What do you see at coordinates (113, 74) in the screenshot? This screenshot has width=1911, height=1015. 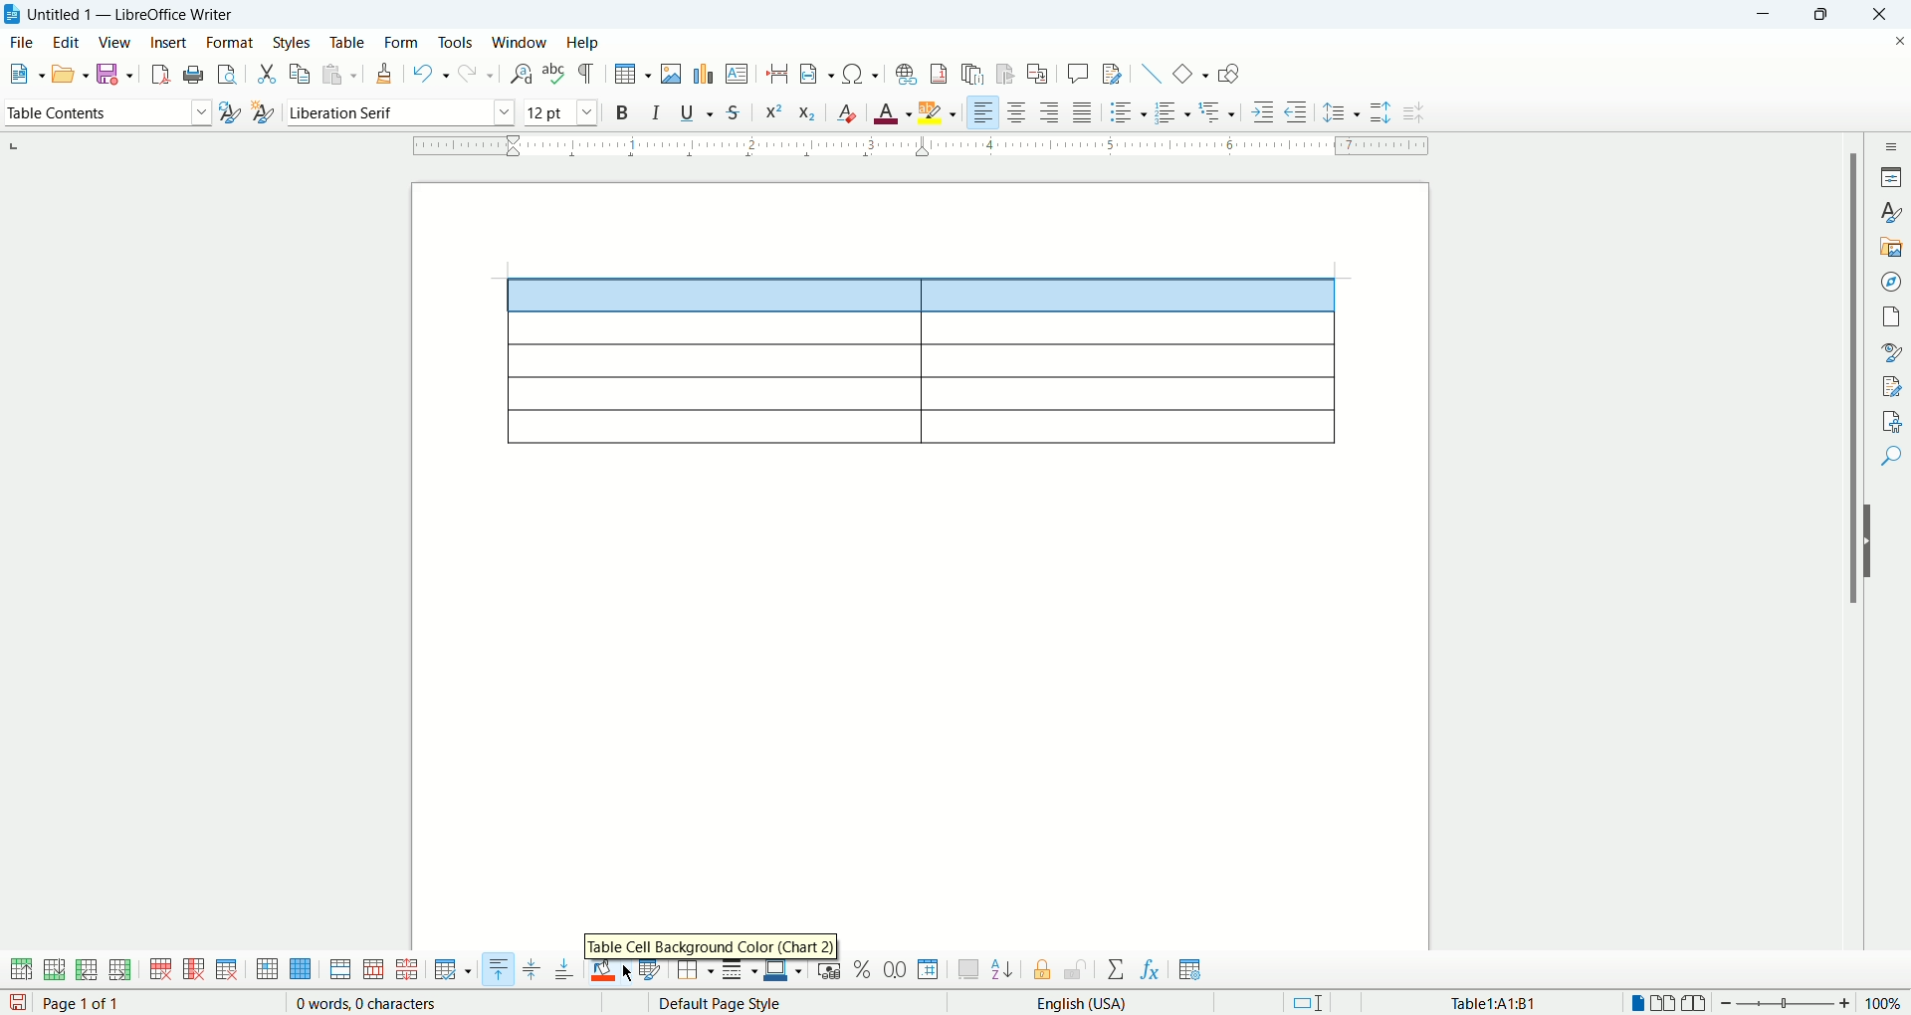 I see `save` at bounding box center [113, 74].